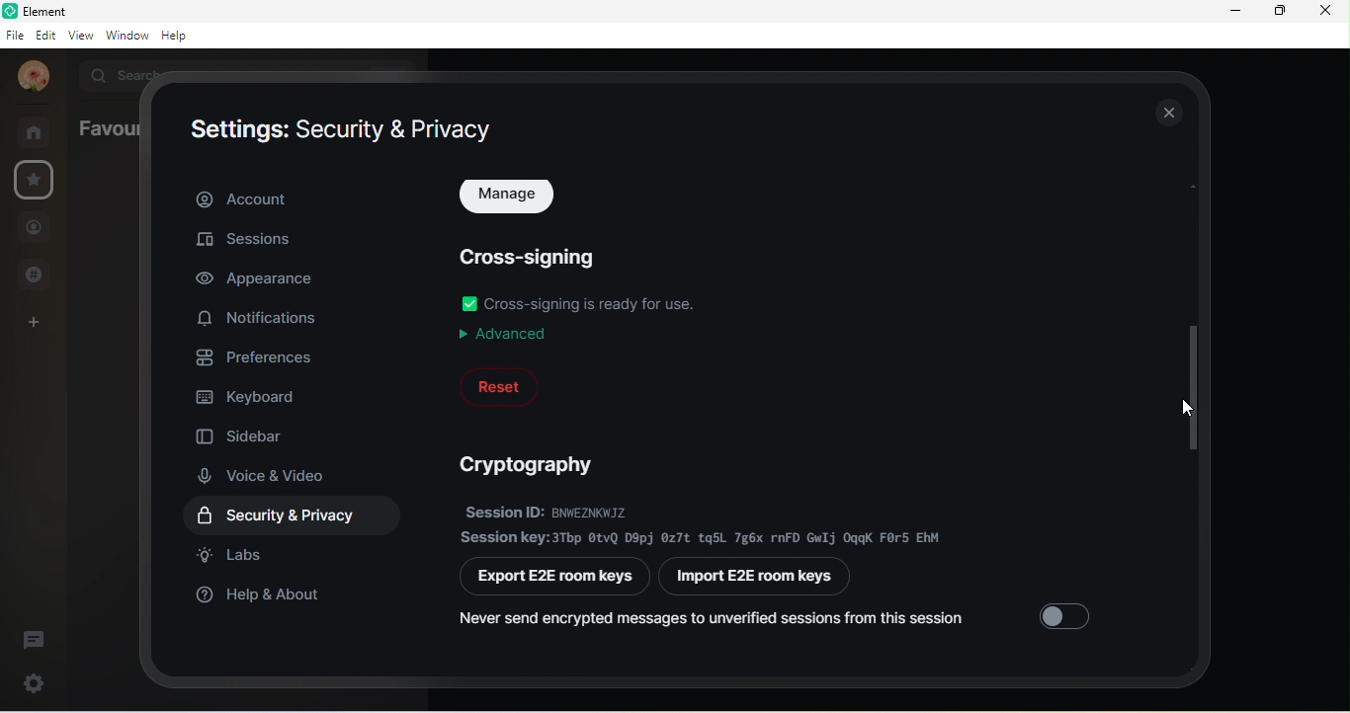  Describe the element at coordinates (1277, 12) in the screenshot. I see `maximize` at that location.